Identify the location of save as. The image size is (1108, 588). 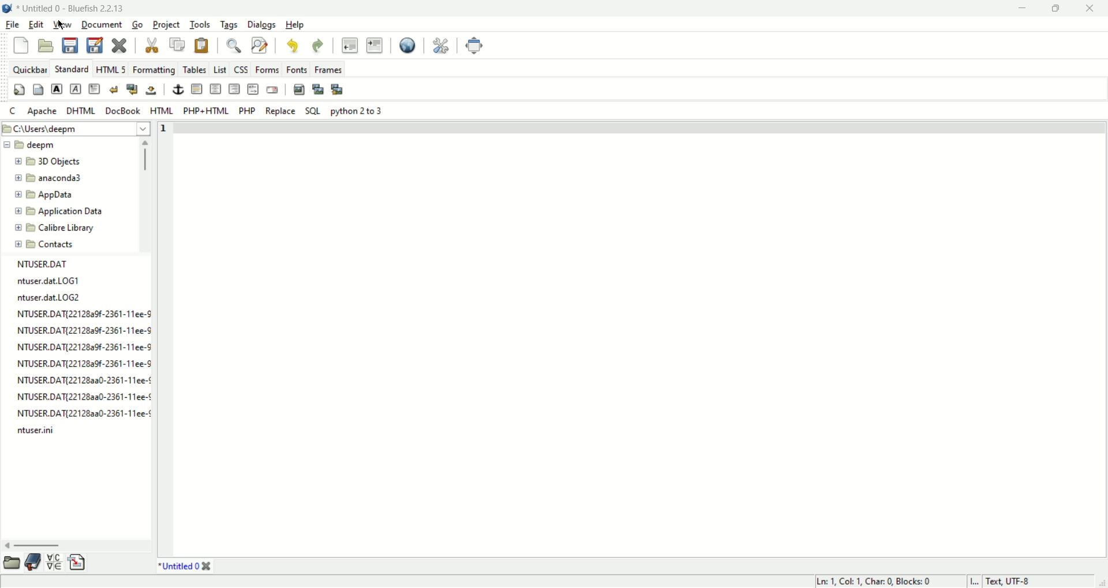
(95, 46).